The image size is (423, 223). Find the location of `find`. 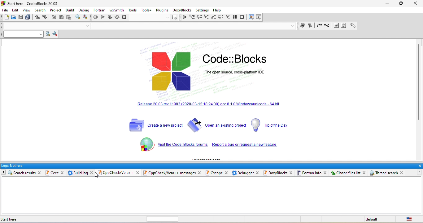

find is located at coordinates (78, 18).